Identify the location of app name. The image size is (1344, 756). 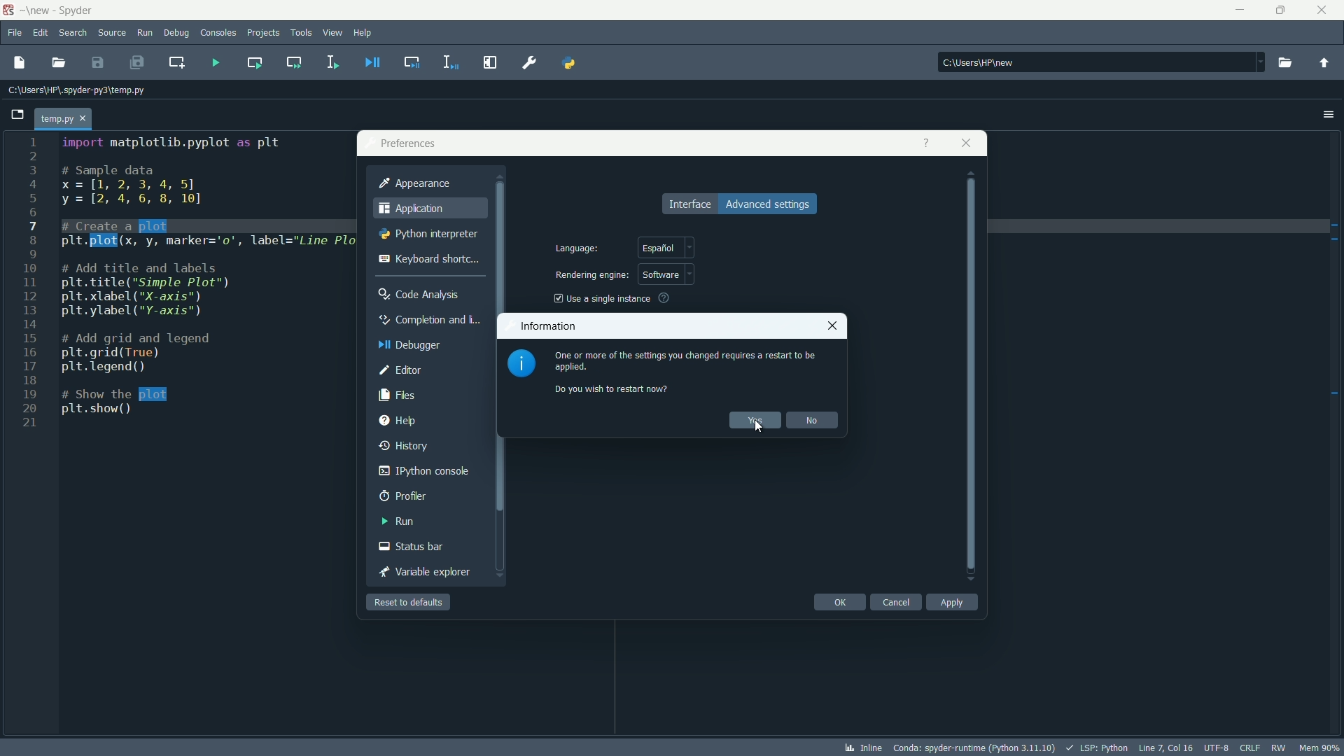
(76, 12).